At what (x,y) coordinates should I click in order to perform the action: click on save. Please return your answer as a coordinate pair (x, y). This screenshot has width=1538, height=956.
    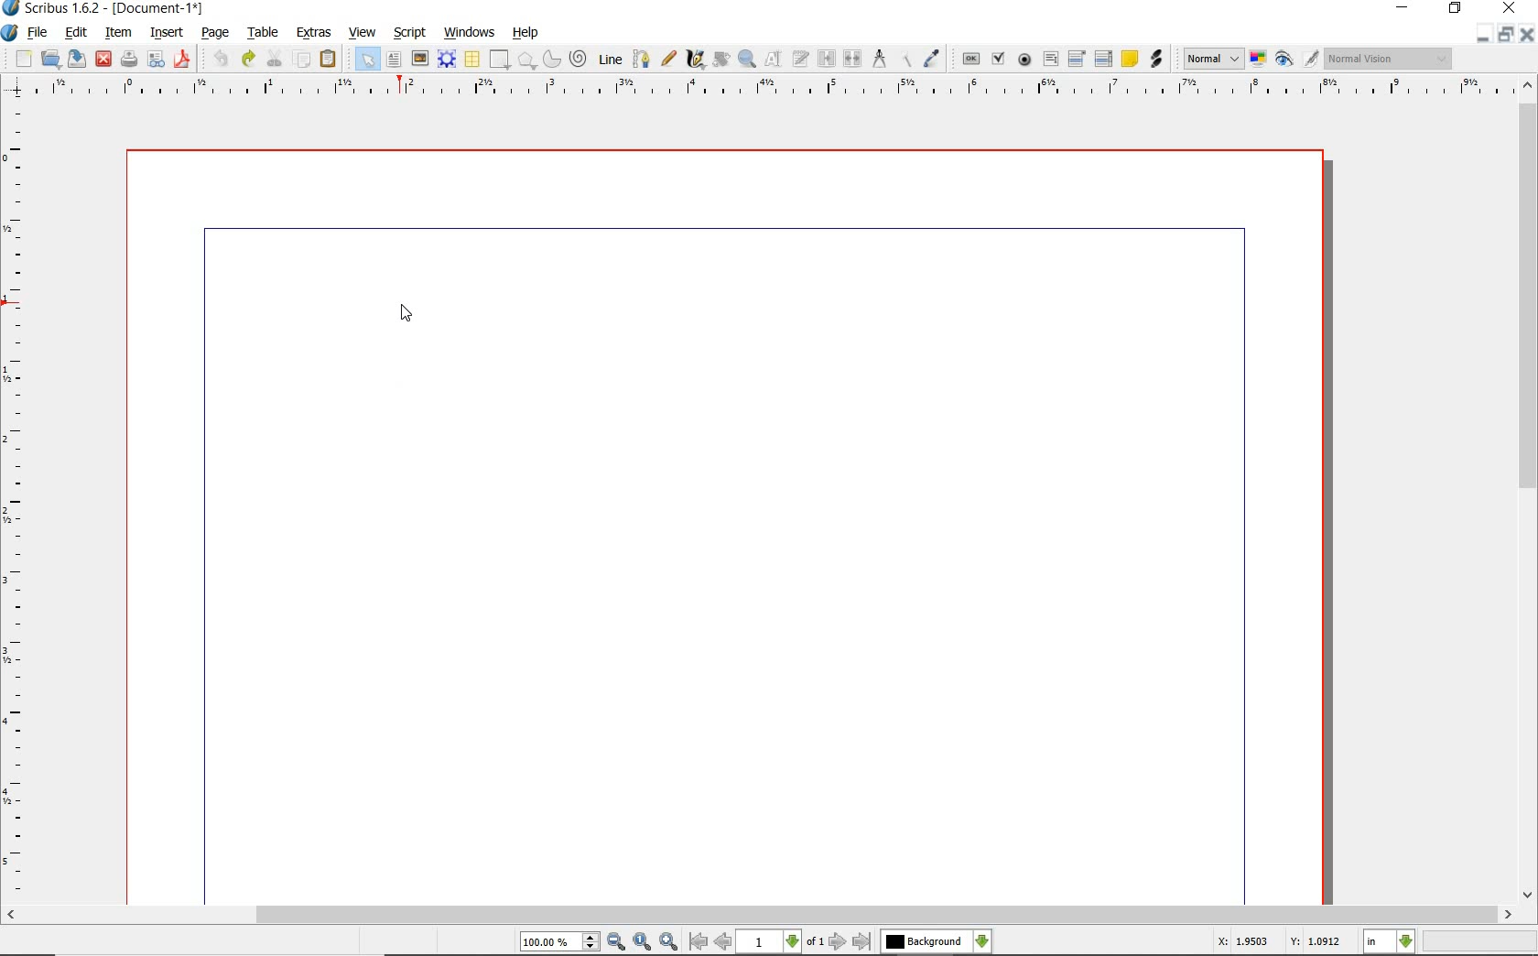
    Looking at the image, I should click on (78, 58).